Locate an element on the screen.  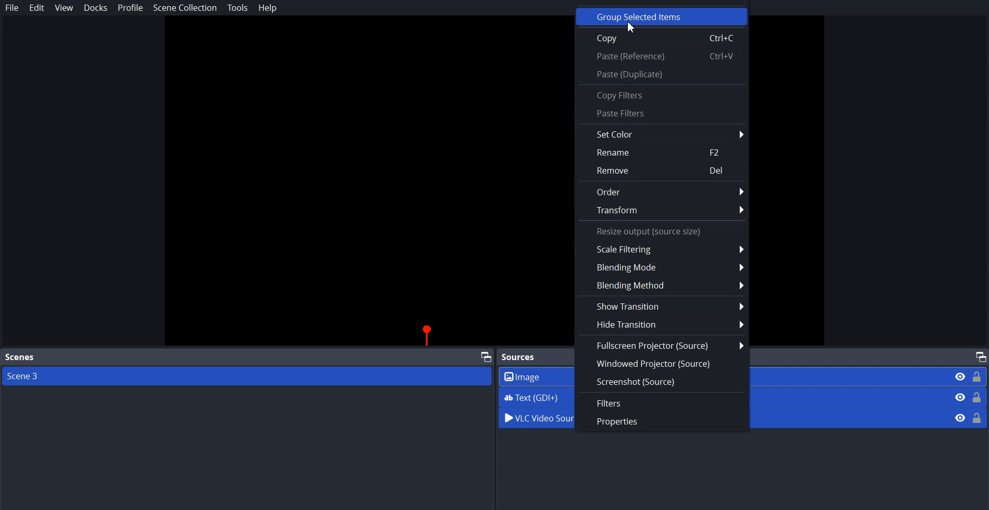
Show Transition is located at coordinates (661, 307).